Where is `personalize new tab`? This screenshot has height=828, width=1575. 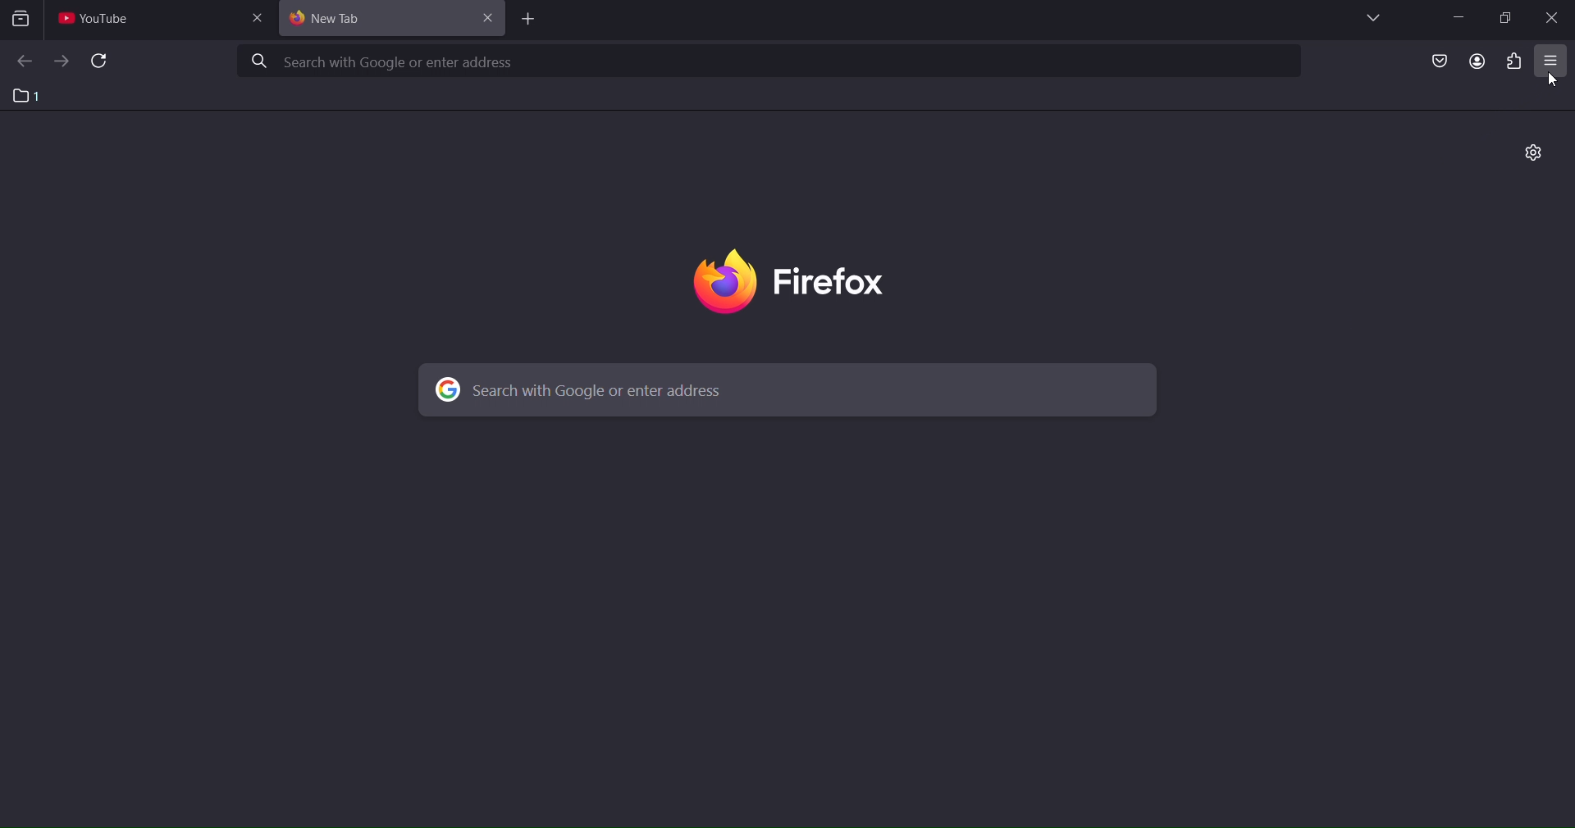
personalize new tab is located at coordinates (1534, 154).